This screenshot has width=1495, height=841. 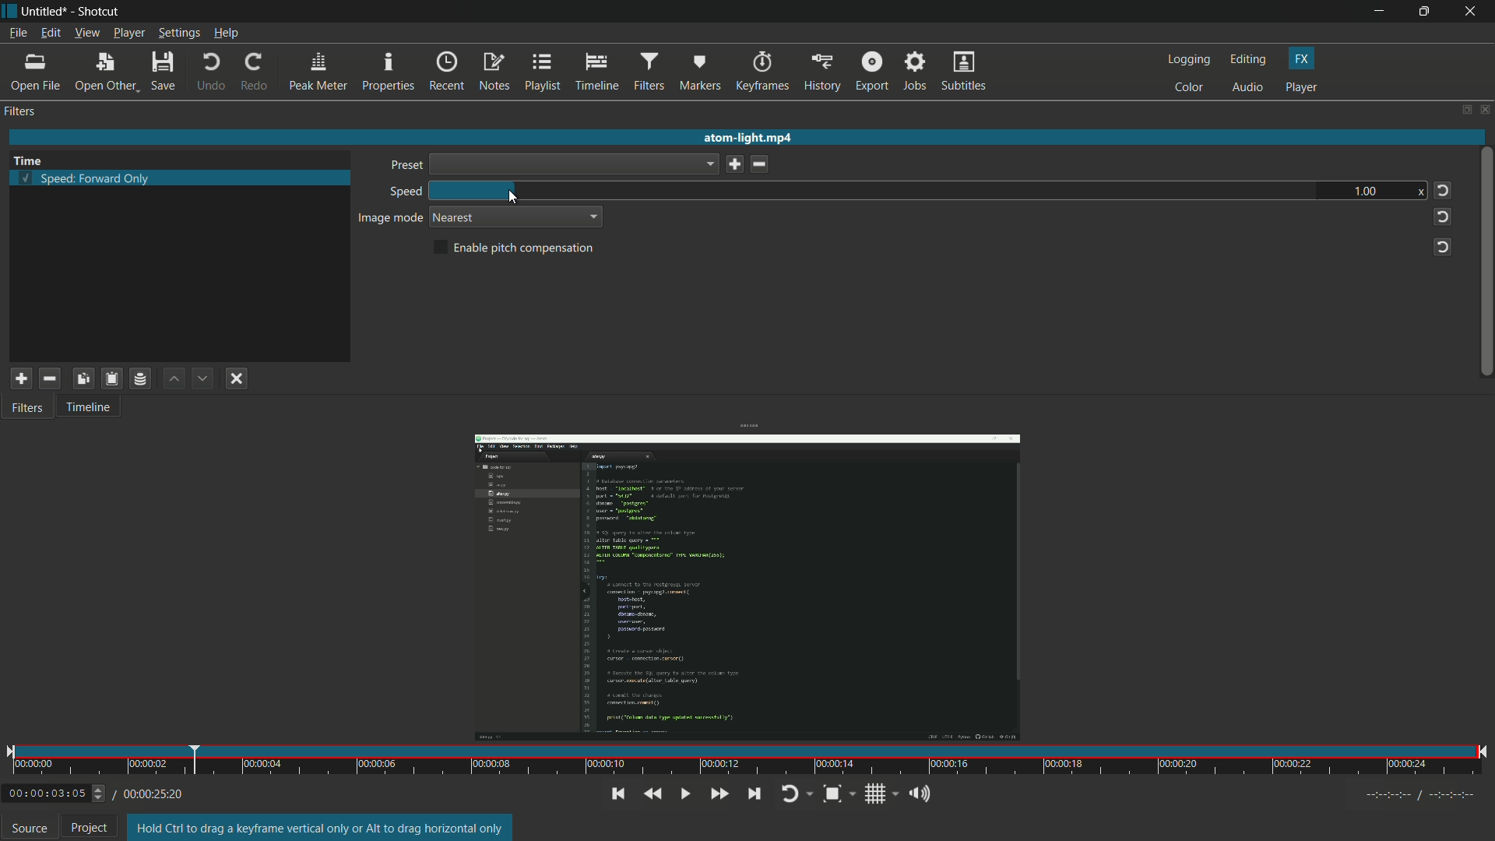 I want to click on color, so click(x=1190, y=88).